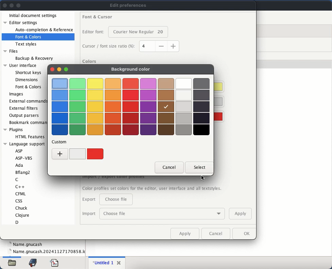 The width and height of the screenshot is (332, 269). I want to click on background color, so click(131, 70).